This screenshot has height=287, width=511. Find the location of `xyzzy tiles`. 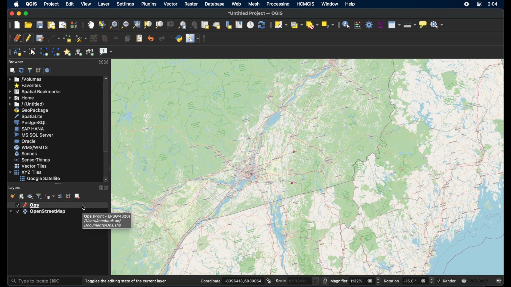

xyzzy tiles is located at coordinates (26, 172).